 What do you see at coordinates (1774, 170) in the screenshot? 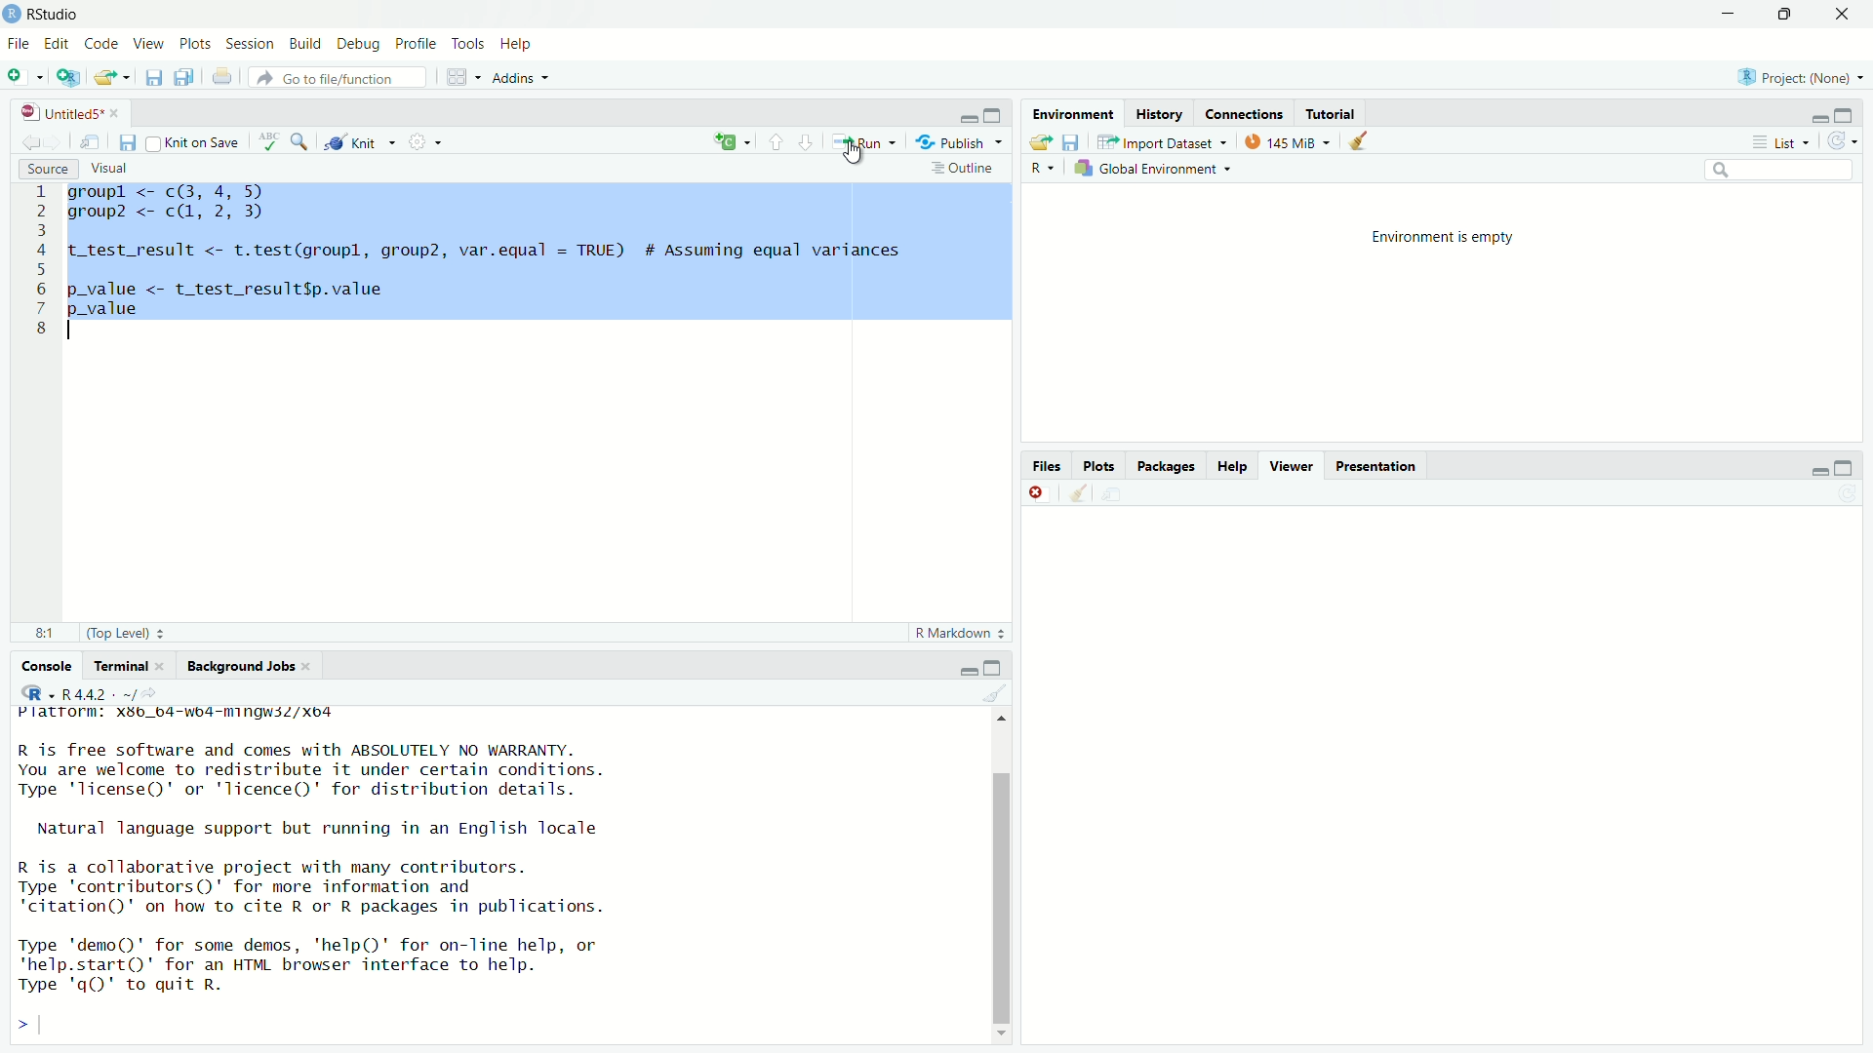
I see `search` at bounding box center [1774, 170].